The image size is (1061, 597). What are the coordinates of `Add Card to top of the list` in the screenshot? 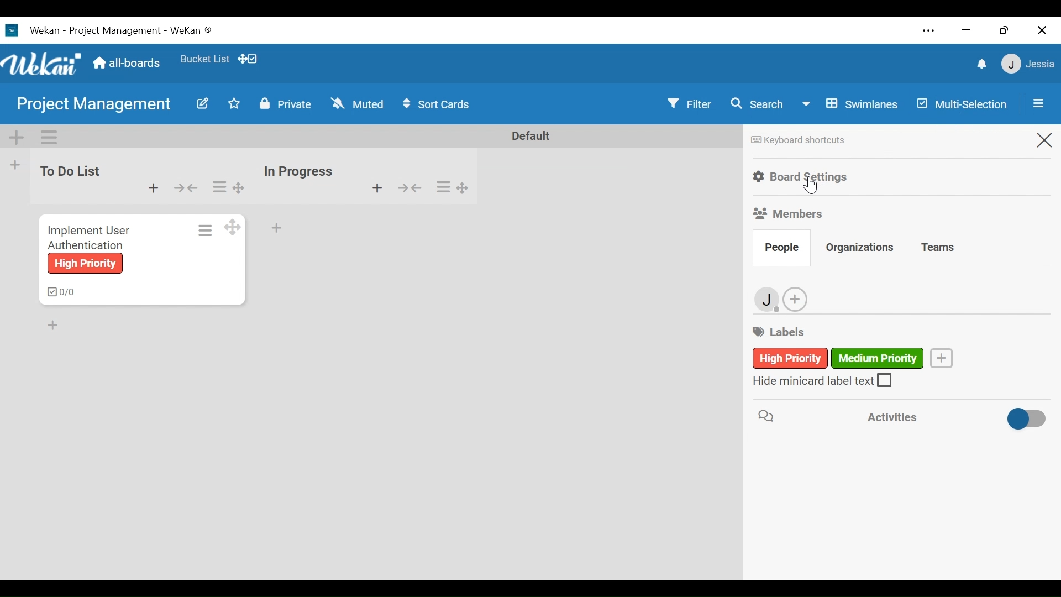 It's located at (377, 188).